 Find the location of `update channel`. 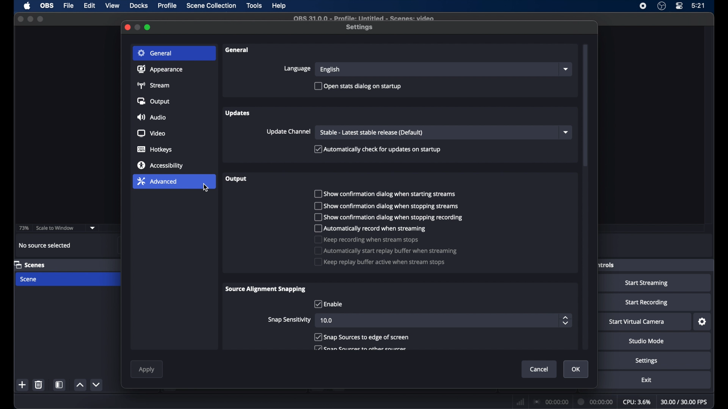

update channel is located at coordinates (289, 132).